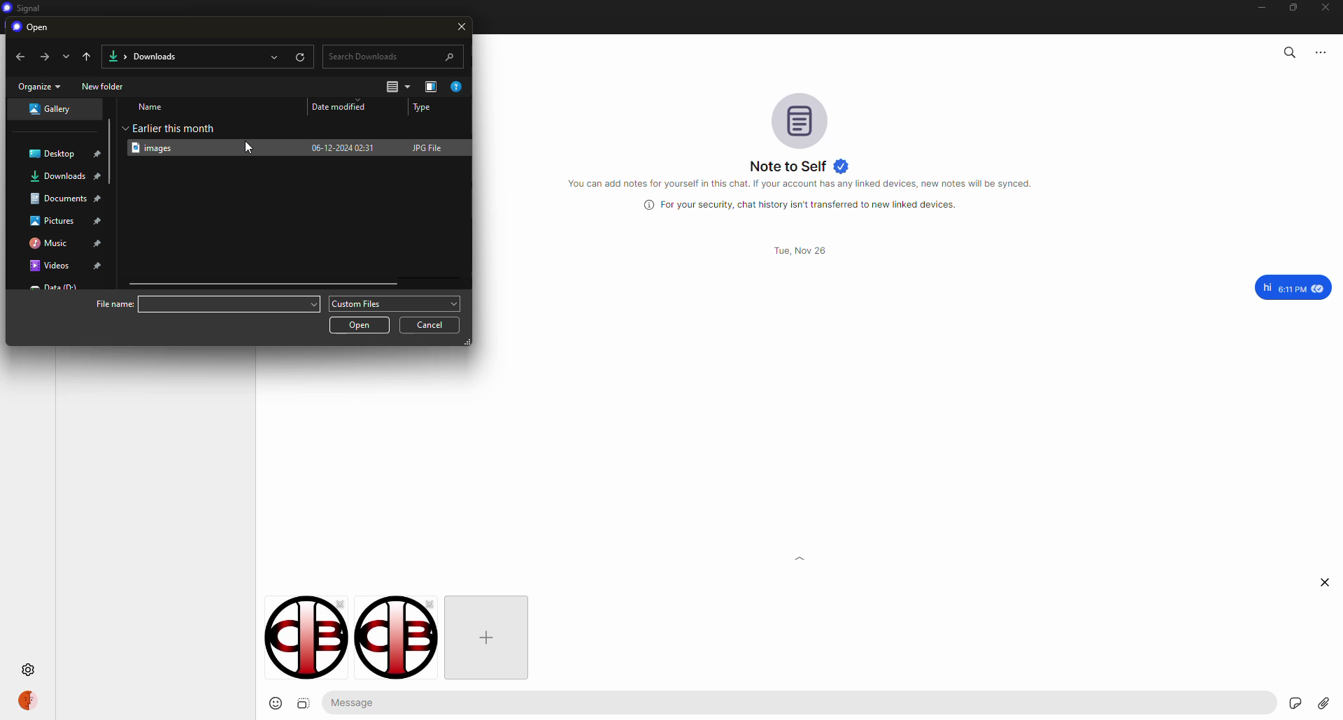 The height and width of the screenshot is (720, 1343). What do you see at coordinates (29, 670) in the screenshot?
I see `settings` at bounding box center [29, 670].